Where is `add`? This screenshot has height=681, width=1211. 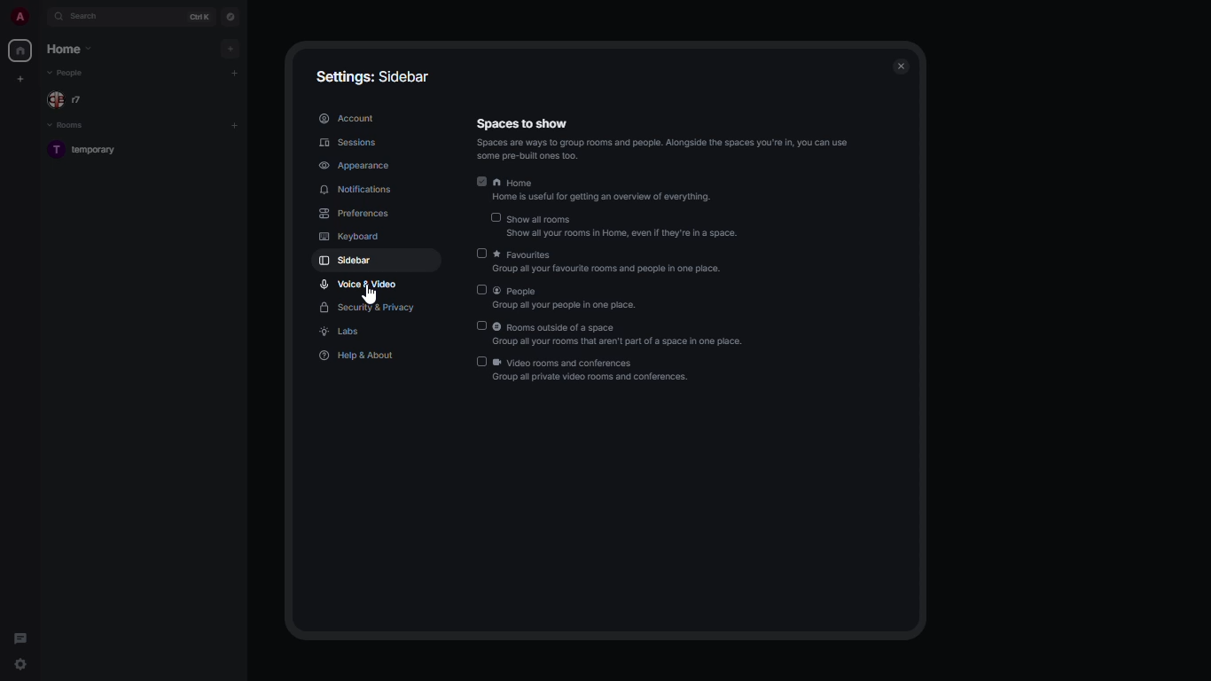
add is located at coordinates (236, 72).